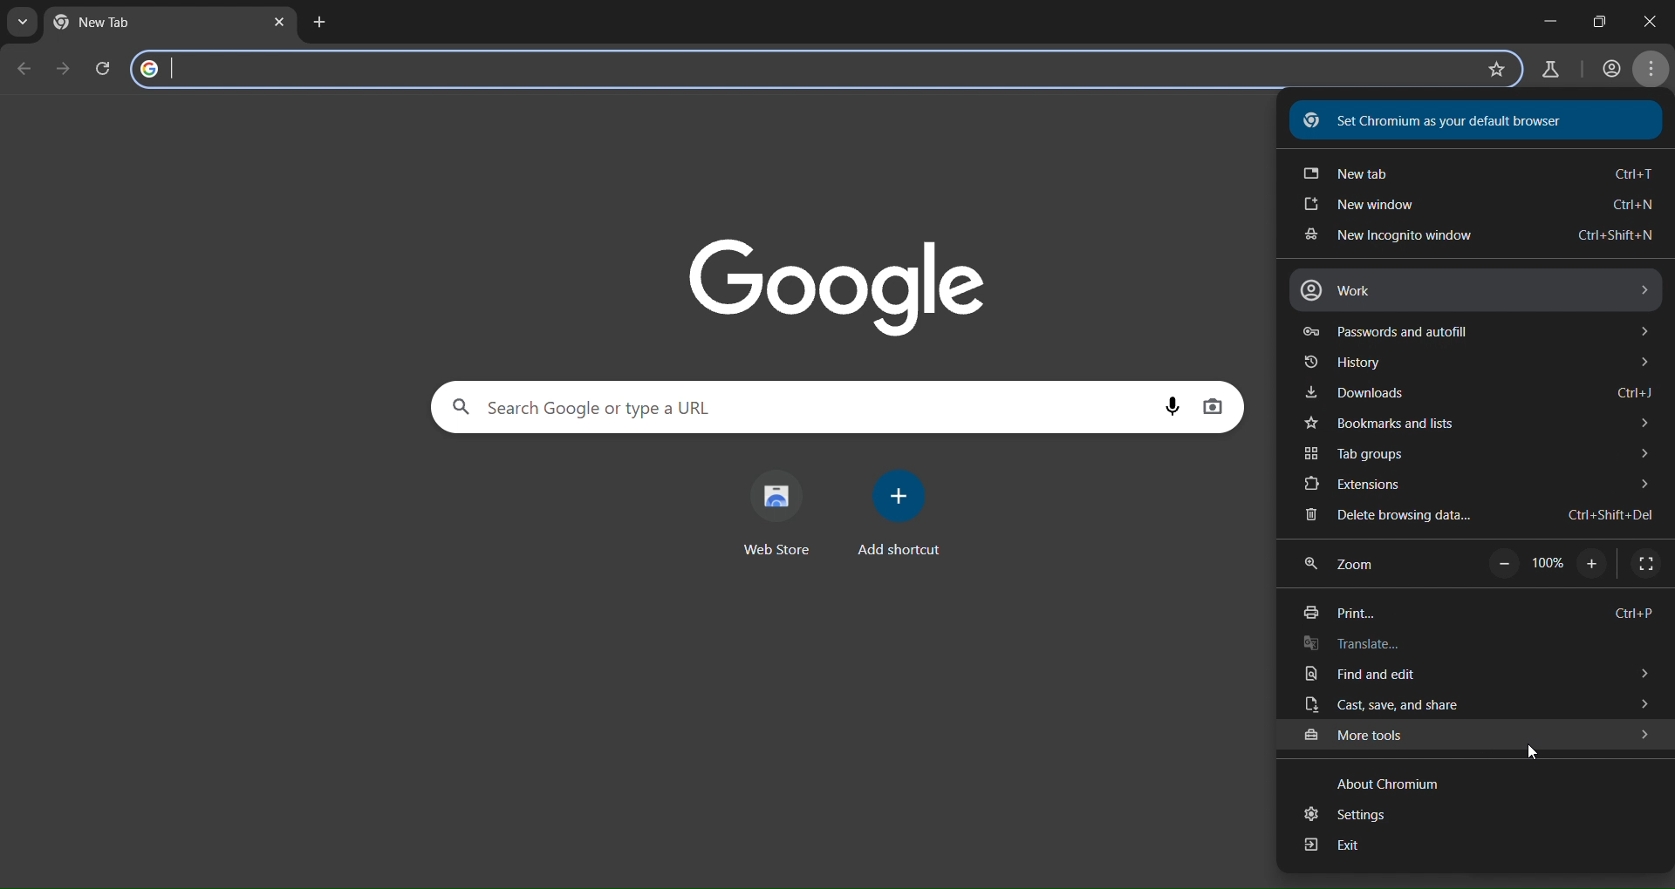  What do you see at coordinates (1352, 815) in the screenshot?
I see `settings` at bounding box center [1352, 815].